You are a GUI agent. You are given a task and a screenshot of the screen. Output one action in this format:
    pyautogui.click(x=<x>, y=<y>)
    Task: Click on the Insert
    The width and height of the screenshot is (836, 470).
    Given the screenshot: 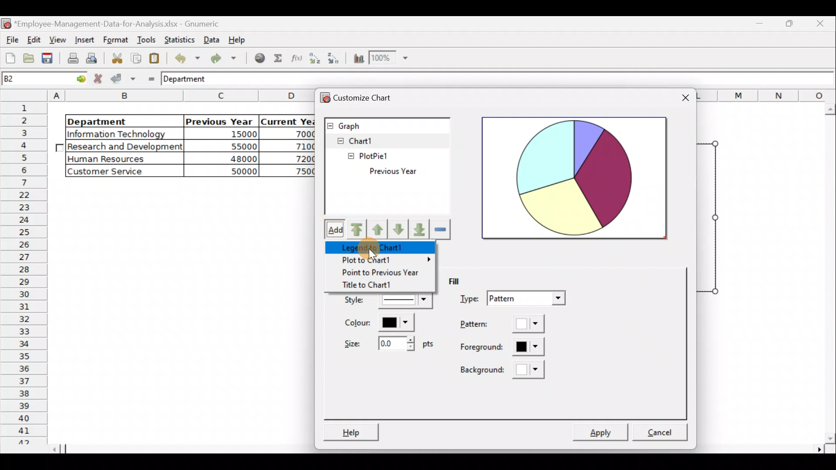 What is the action you would take?
    pyautogui.click(x=84, y=39)
    